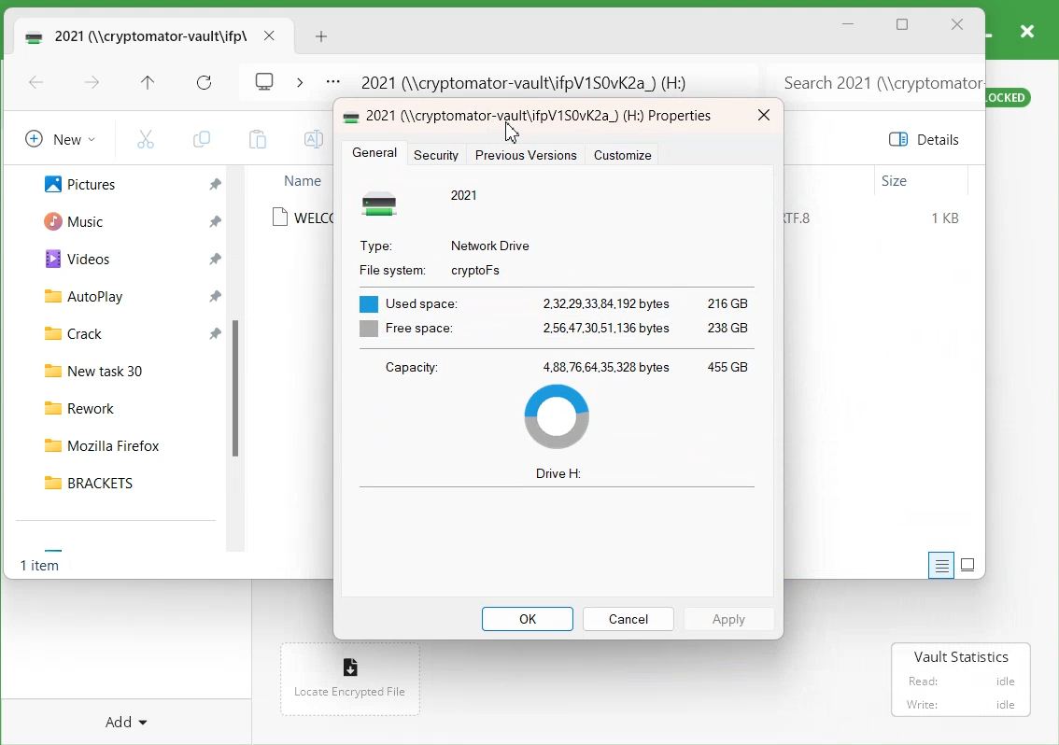  I want to click on Drop down box, so click(299, 80).